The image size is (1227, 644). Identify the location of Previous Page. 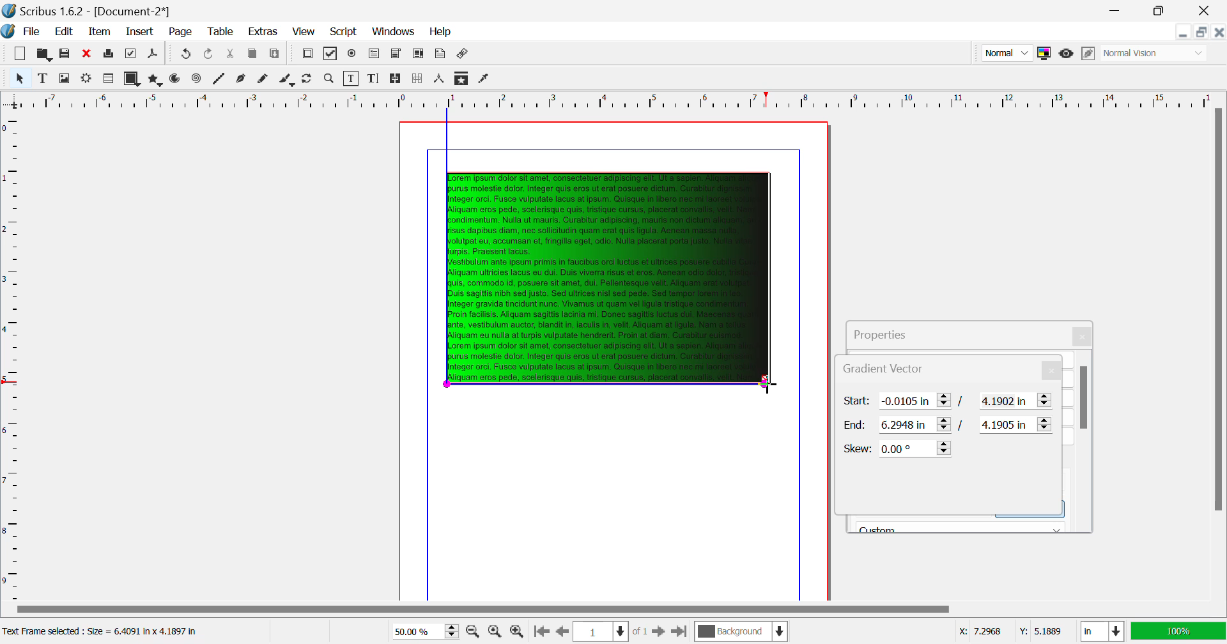
(561, 632).